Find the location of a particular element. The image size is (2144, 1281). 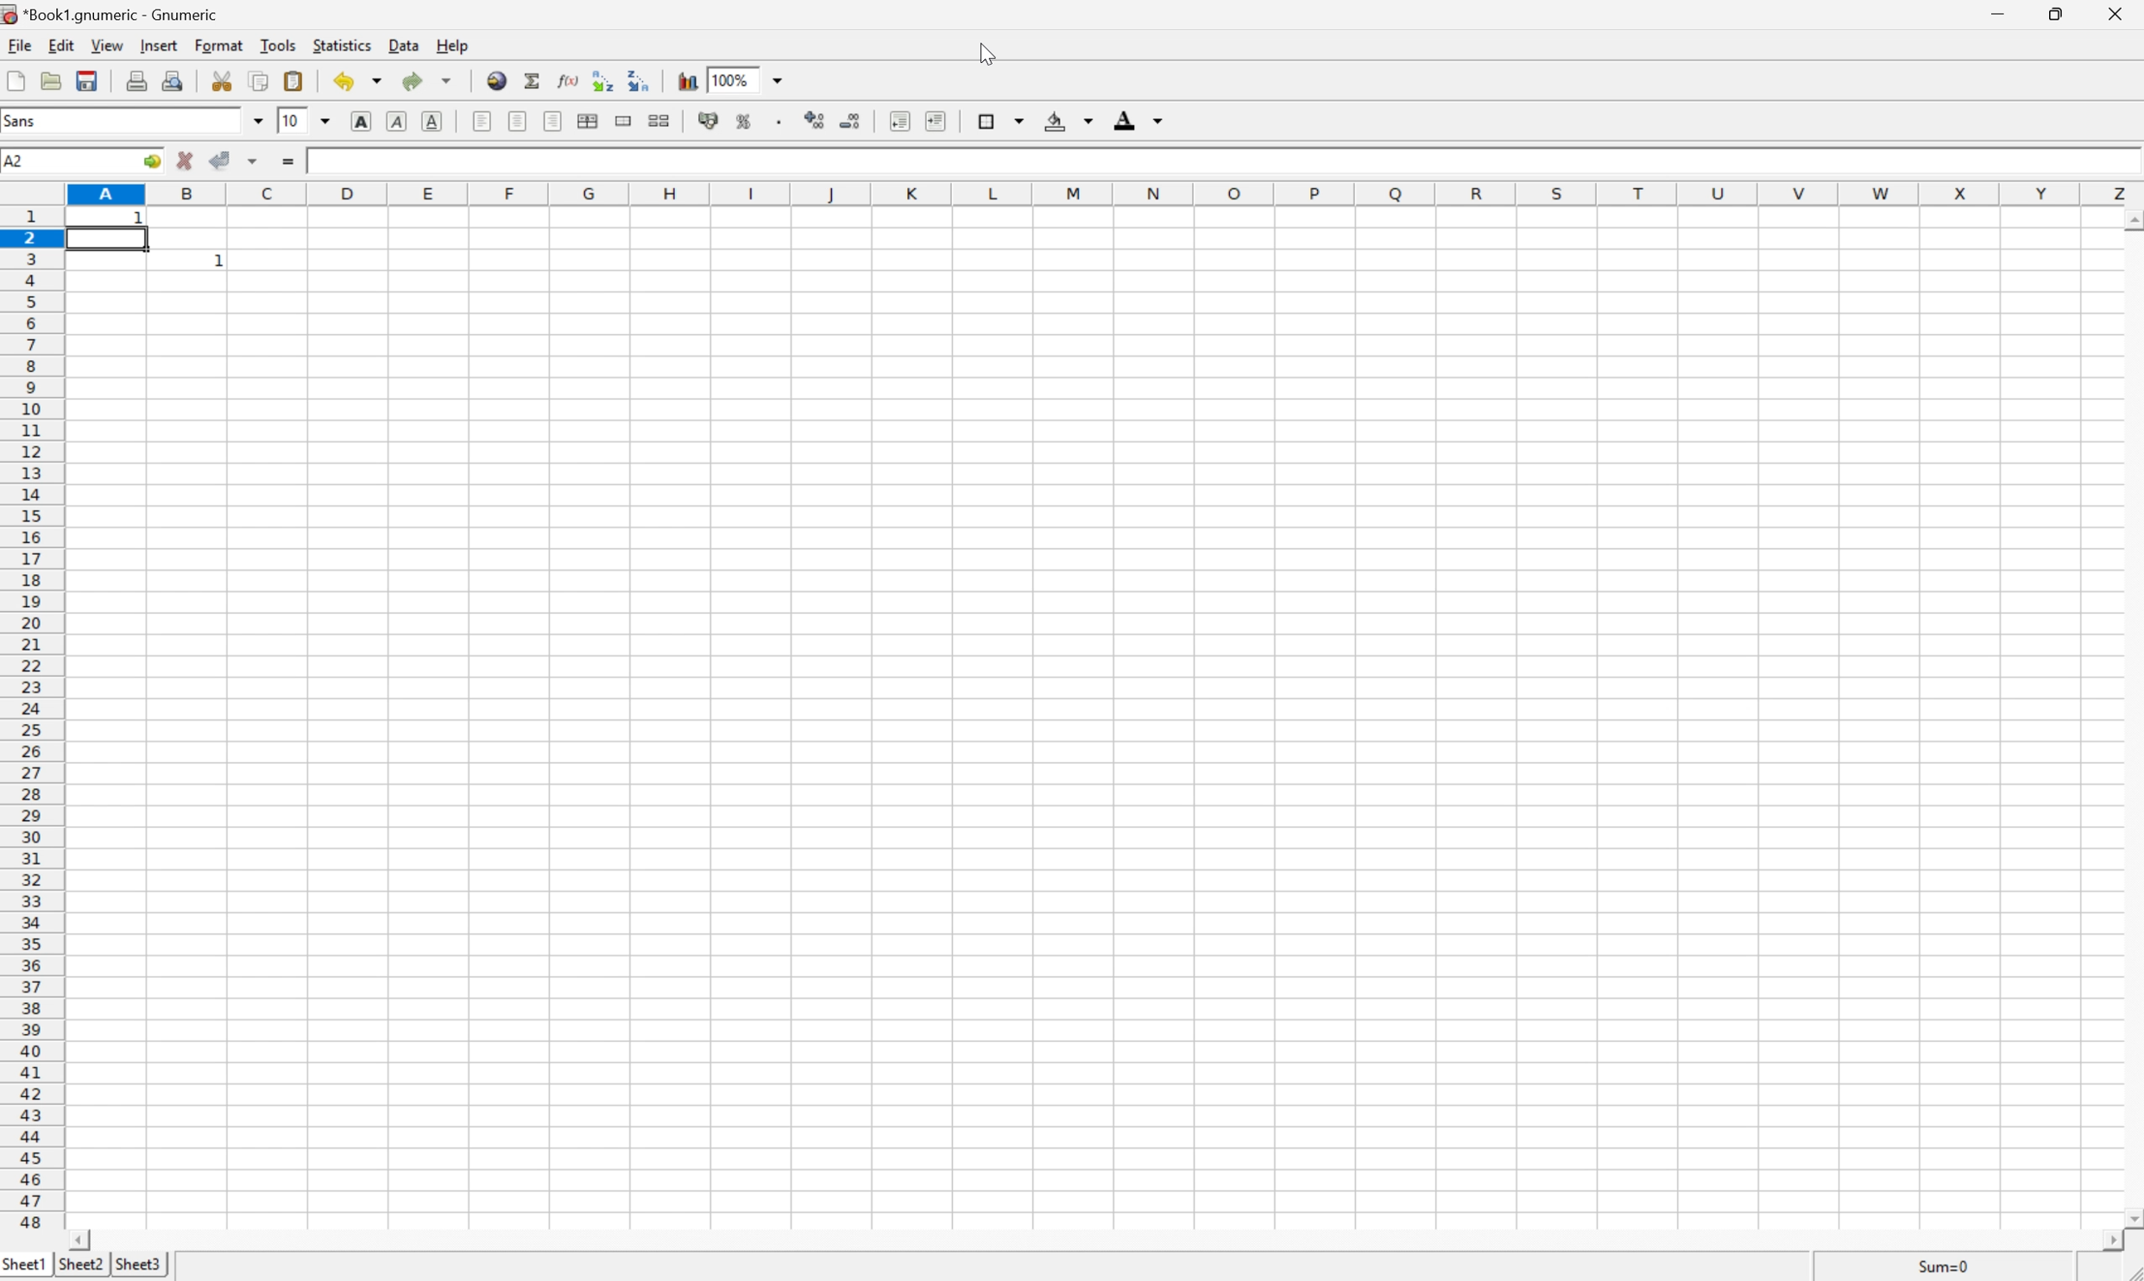

foreground is located at coordinates (1138, 120).